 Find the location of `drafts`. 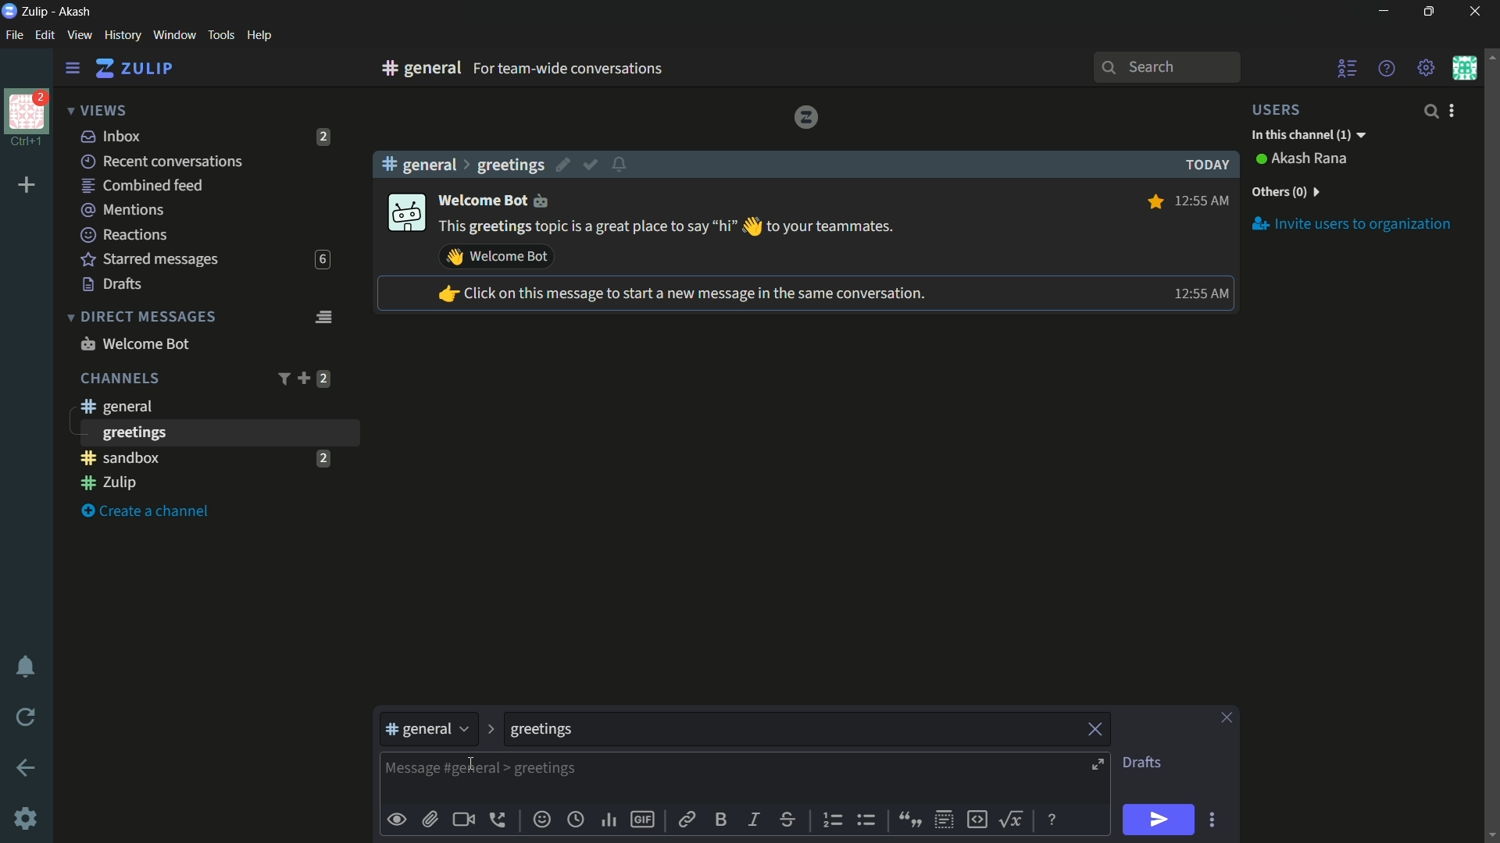

drafts is located at coordinates (1141, 763).